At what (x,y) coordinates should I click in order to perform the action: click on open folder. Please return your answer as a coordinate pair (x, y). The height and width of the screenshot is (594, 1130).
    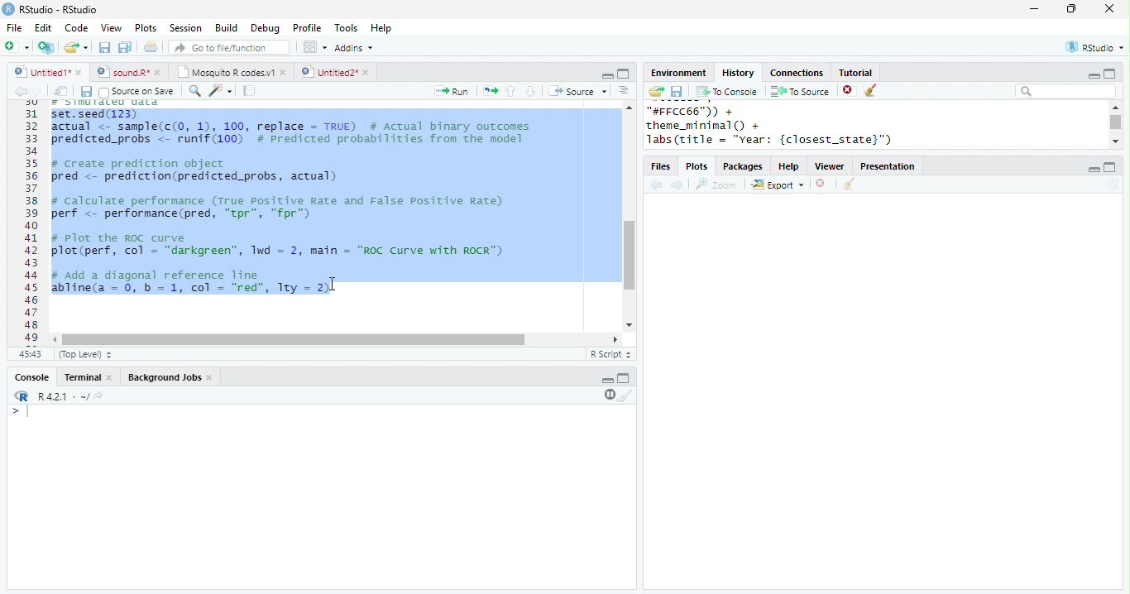
    Looking at the image, I should click on (655, 91).